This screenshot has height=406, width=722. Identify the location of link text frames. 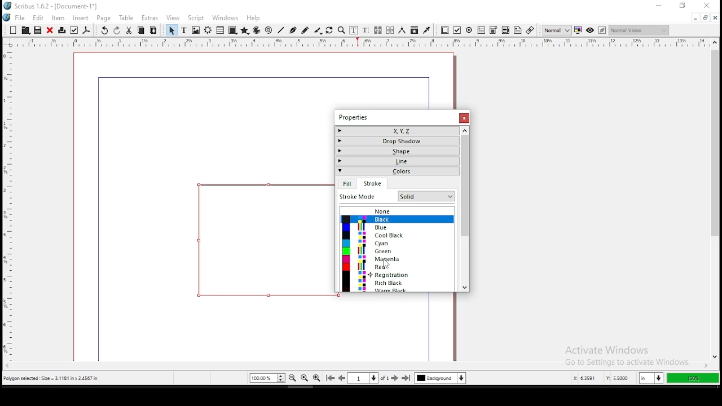
(378, 30).